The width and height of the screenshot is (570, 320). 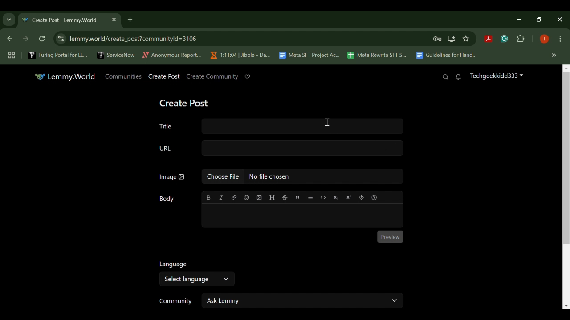 What do you see at coordinates (348, 197) in the screenshot?
I see `Superscript` at bounding box center [348, 197].